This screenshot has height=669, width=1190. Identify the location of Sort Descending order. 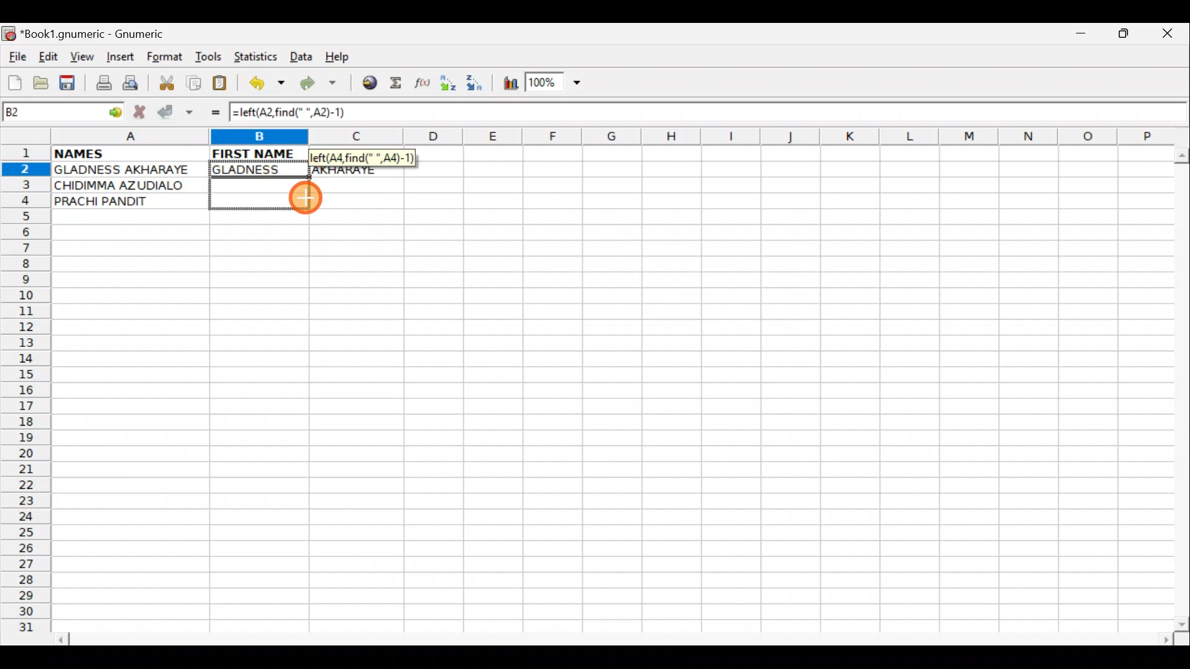
(478, 86).